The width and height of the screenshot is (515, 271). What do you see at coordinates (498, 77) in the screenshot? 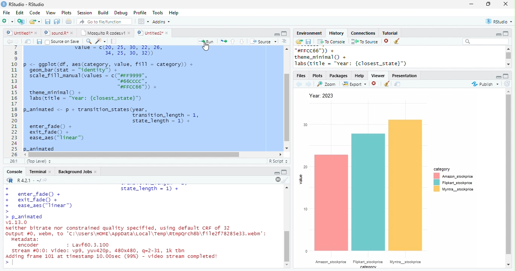
I see `minimize` at bounding box center [498, 77].